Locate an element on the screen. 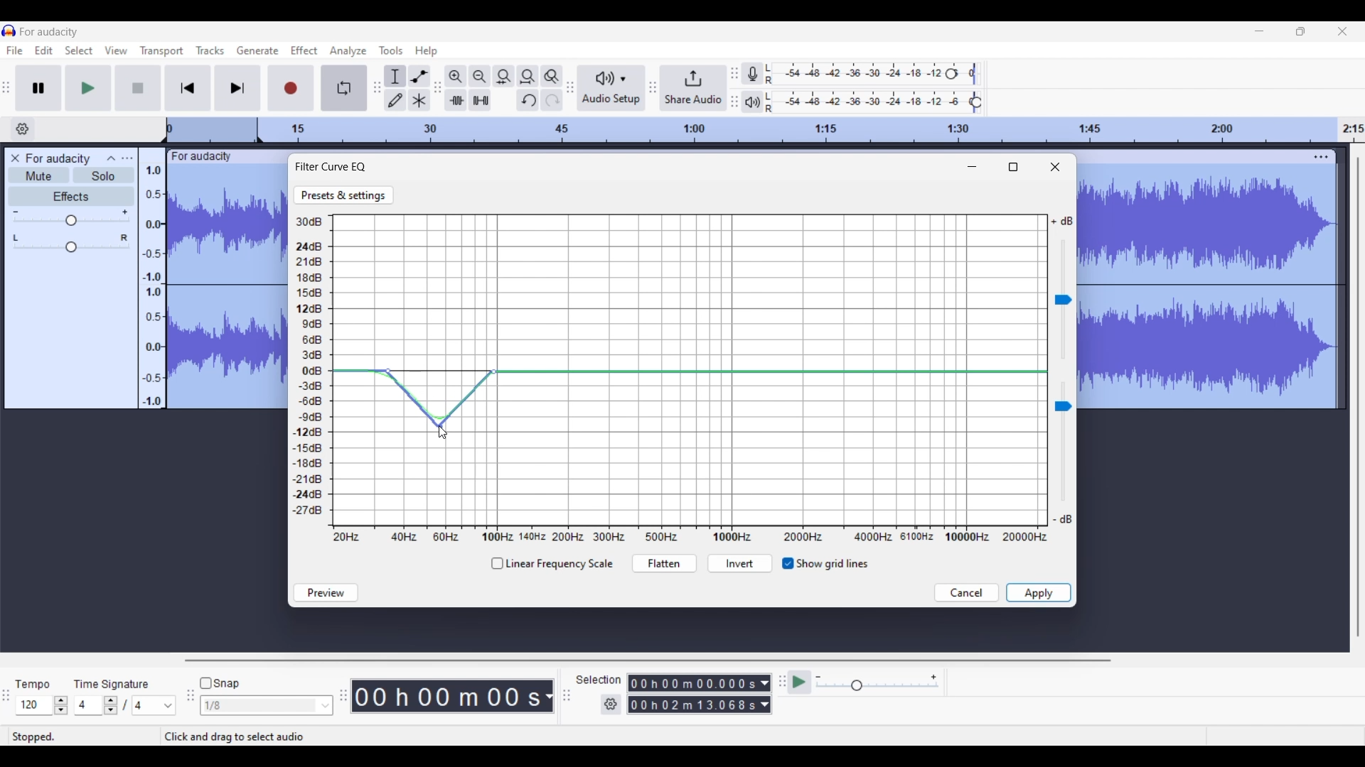 The image size is (1365, 767). Change gain is located at coordinates (71, 221).